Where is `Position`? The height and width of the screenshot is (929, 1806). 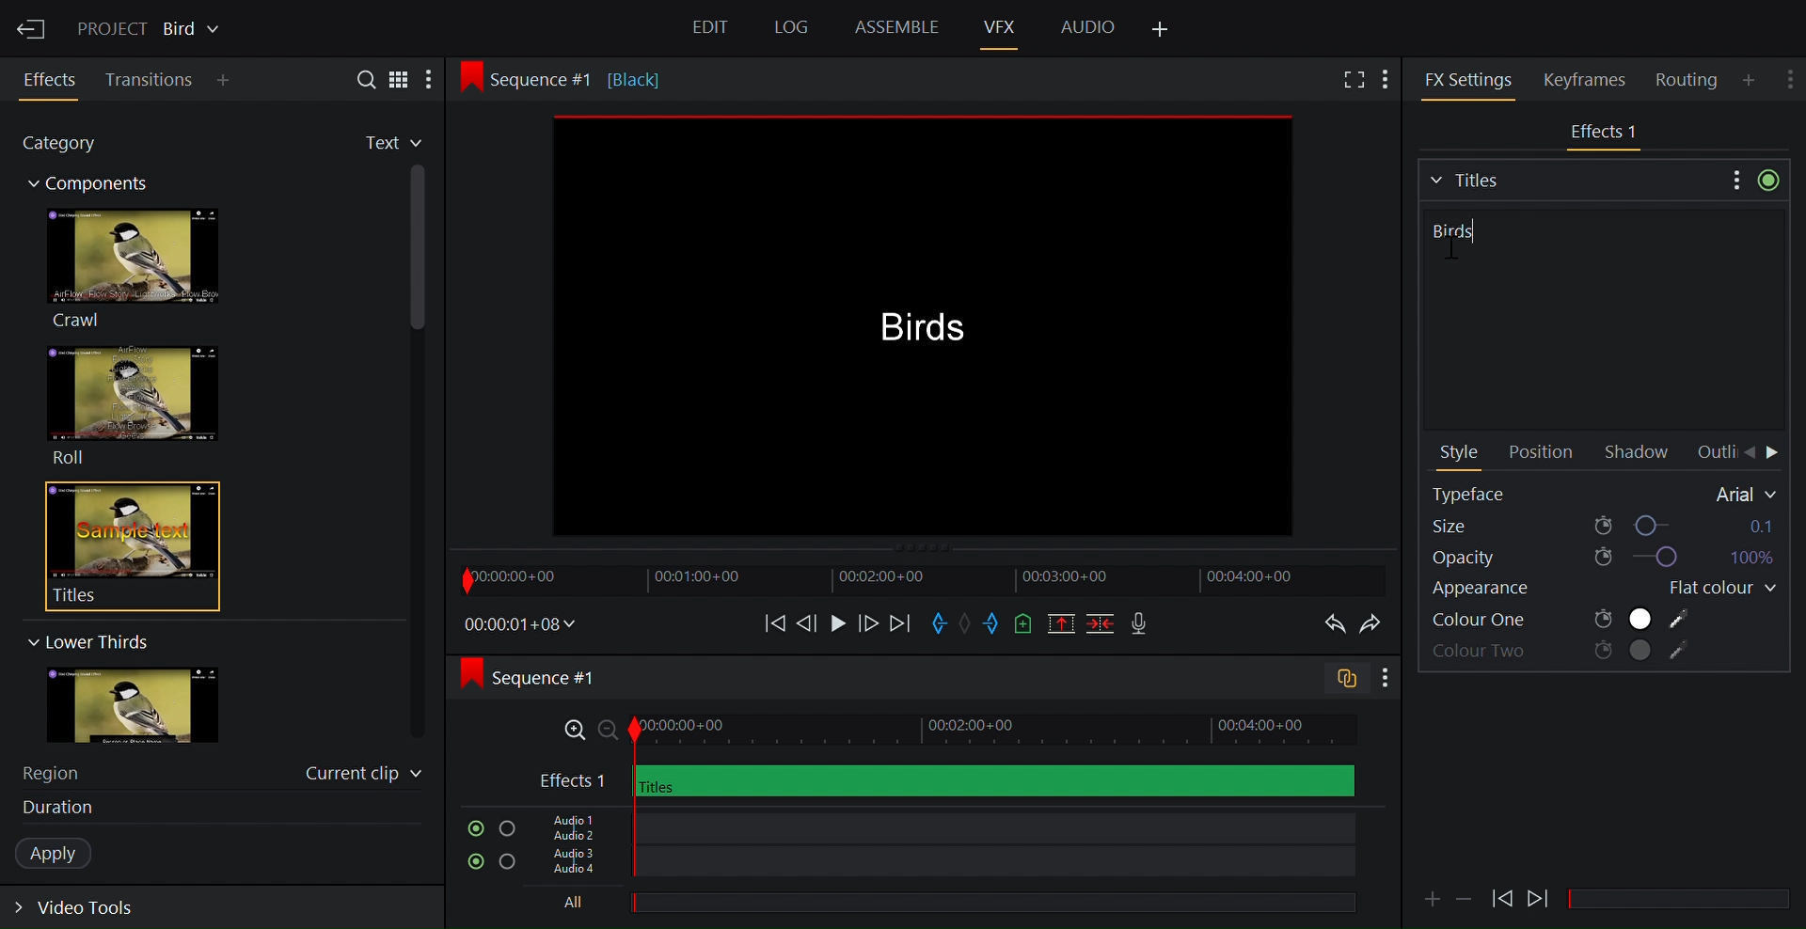
Position is located at coordinates (1540, 453).